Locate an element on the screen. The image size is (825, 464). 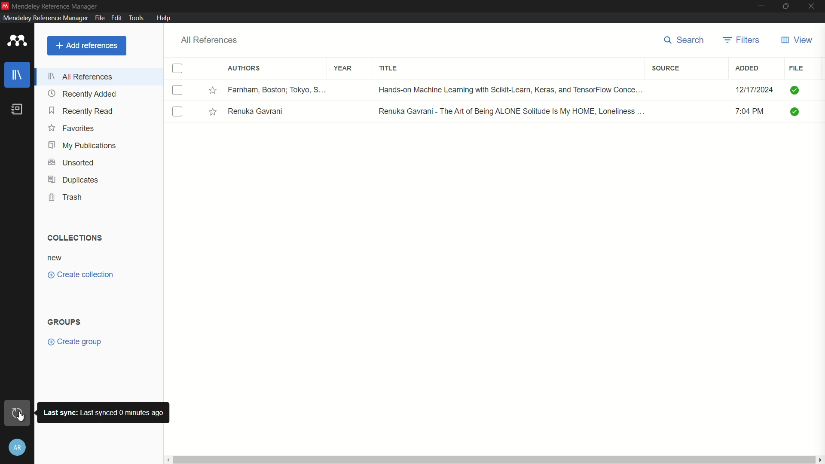
Famham is located at coordinates (276, 89).